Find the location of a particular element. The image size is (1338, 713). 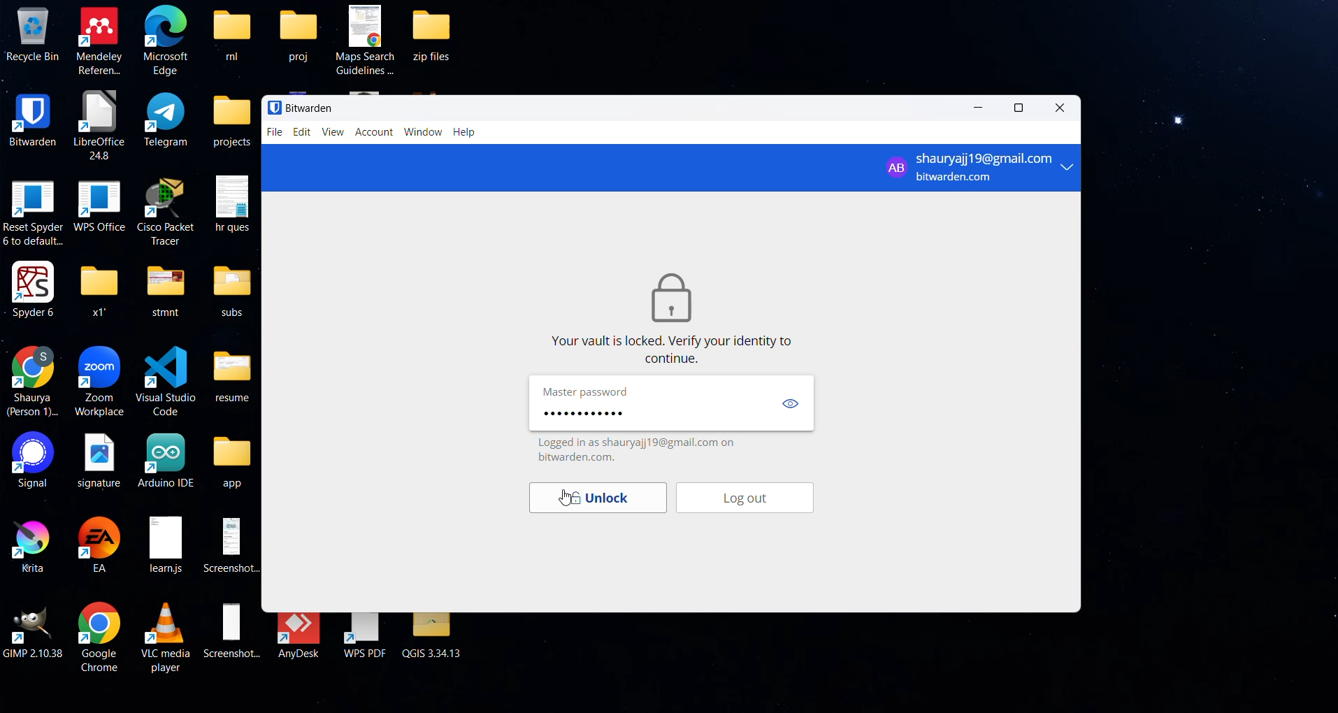

WPS Office is located at coordinates (99, 203).